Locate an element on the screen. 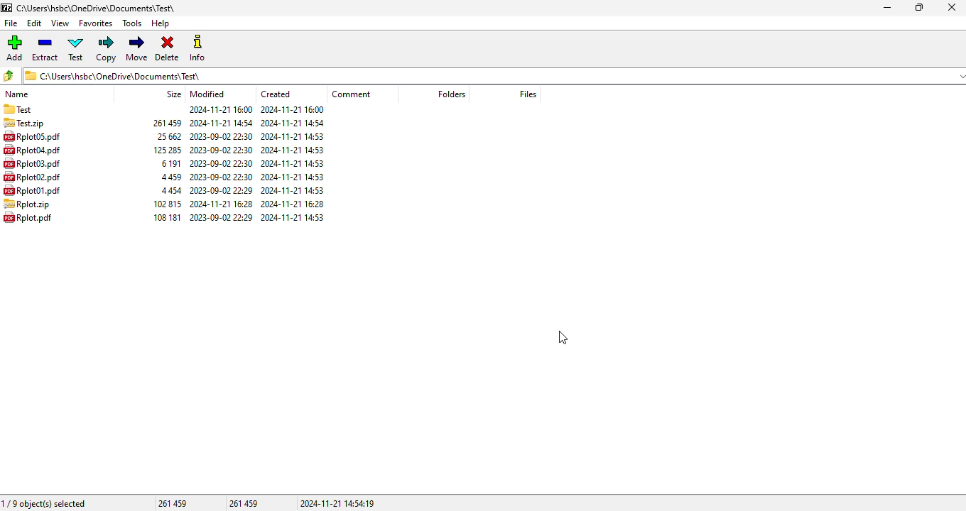  cursor is located at coordinates (563, 338).